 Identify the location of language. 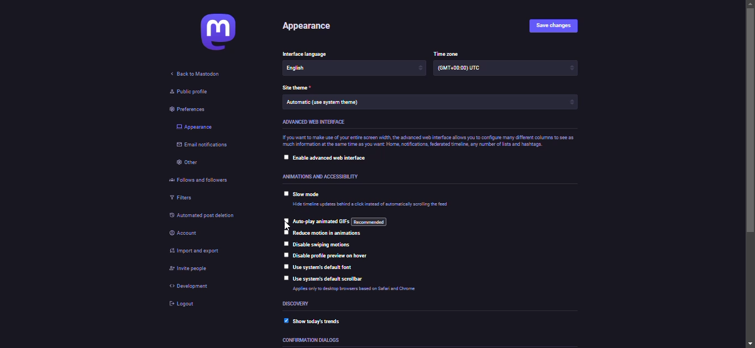
(308, 70).